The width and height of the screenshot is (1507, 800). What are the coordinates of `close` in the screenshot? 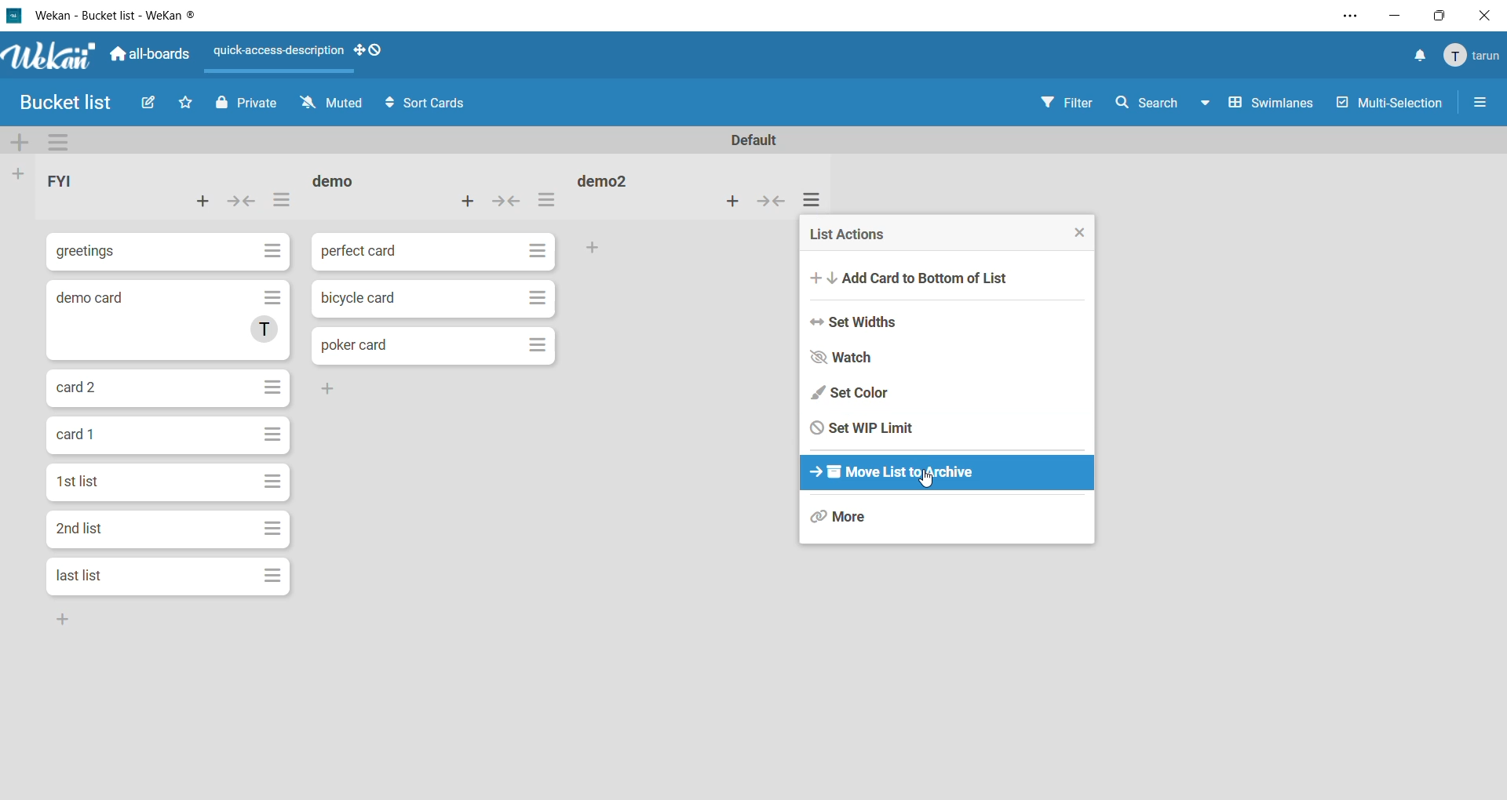 It's located at (1081, 233).